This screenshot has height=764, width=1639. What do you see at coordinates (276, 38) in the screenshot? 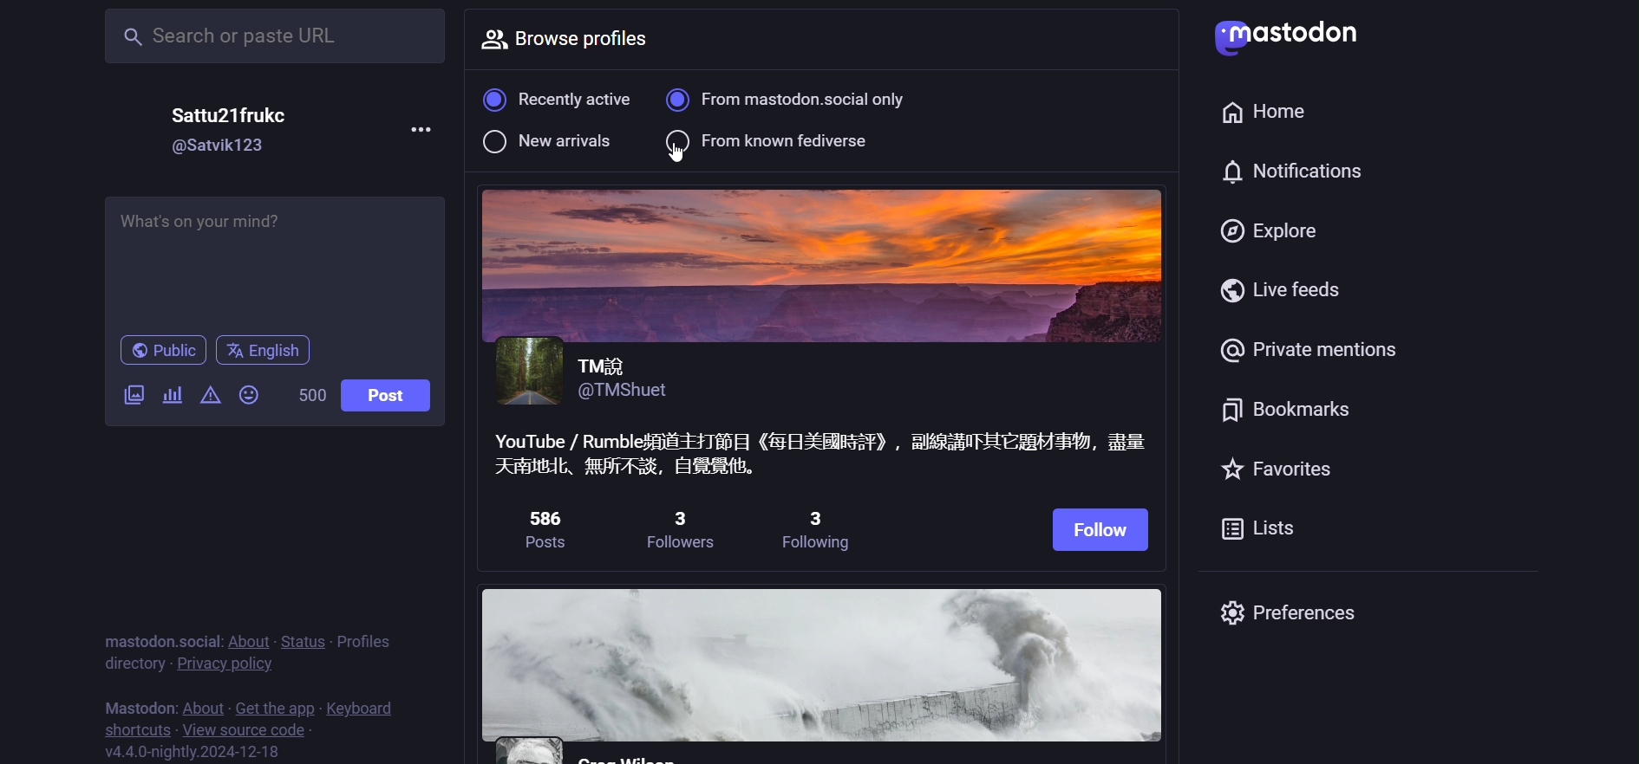
I see `Search or paste URL` at bounding box center [276, 38].